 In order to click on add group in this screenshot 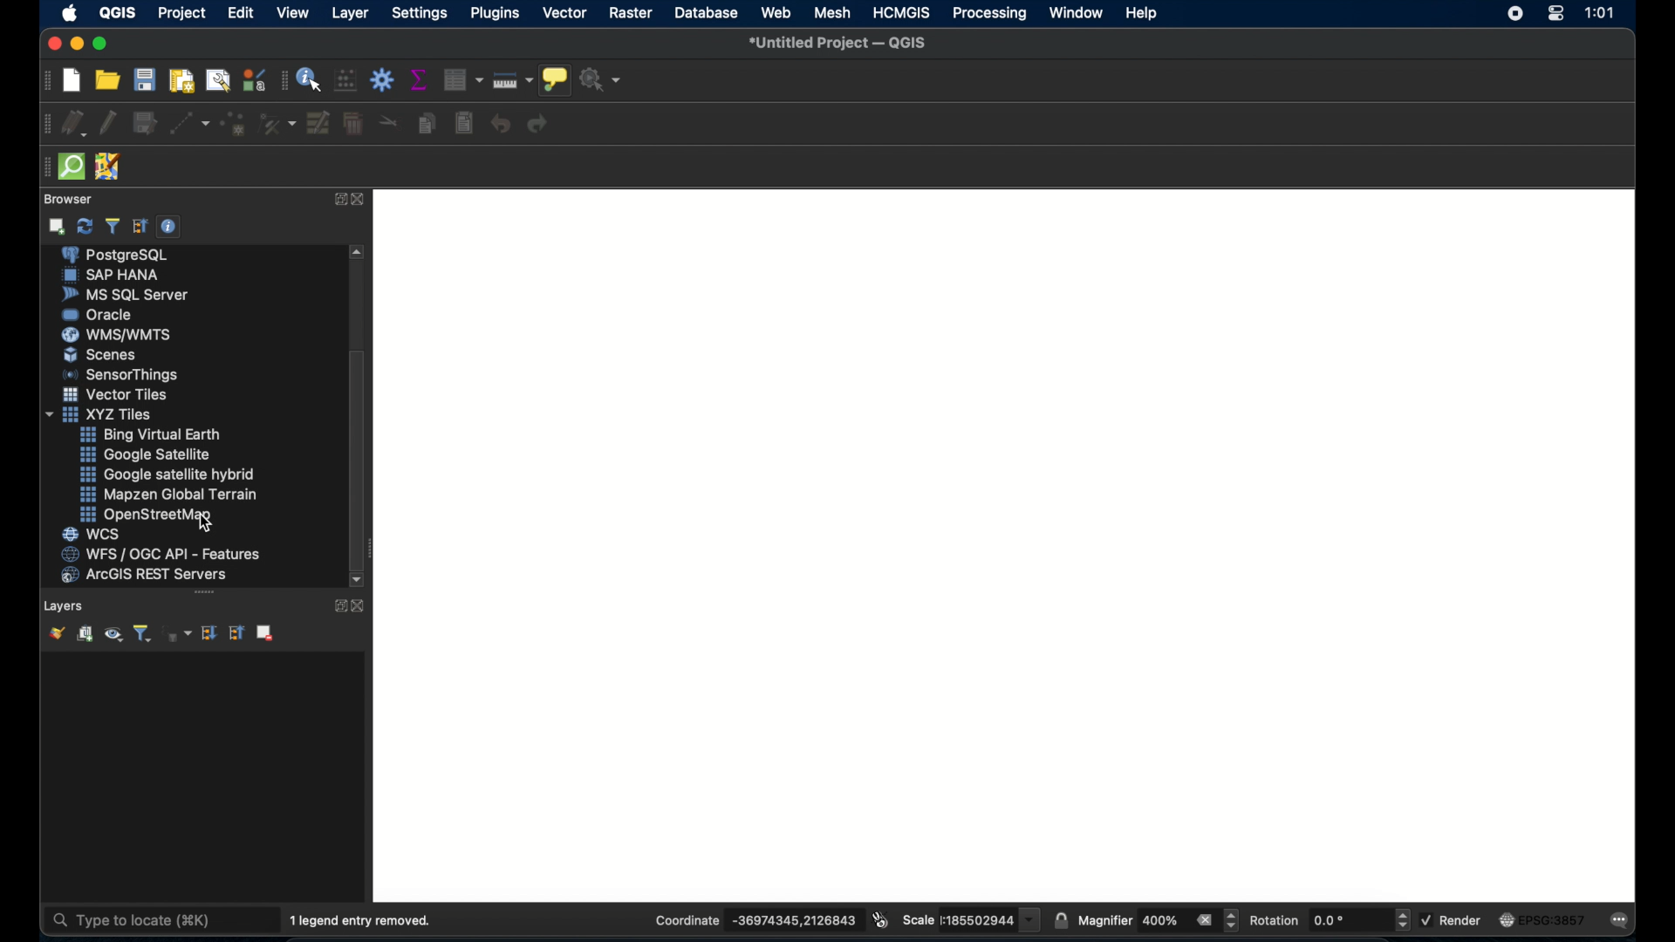, I will do `click(83, 634)`.